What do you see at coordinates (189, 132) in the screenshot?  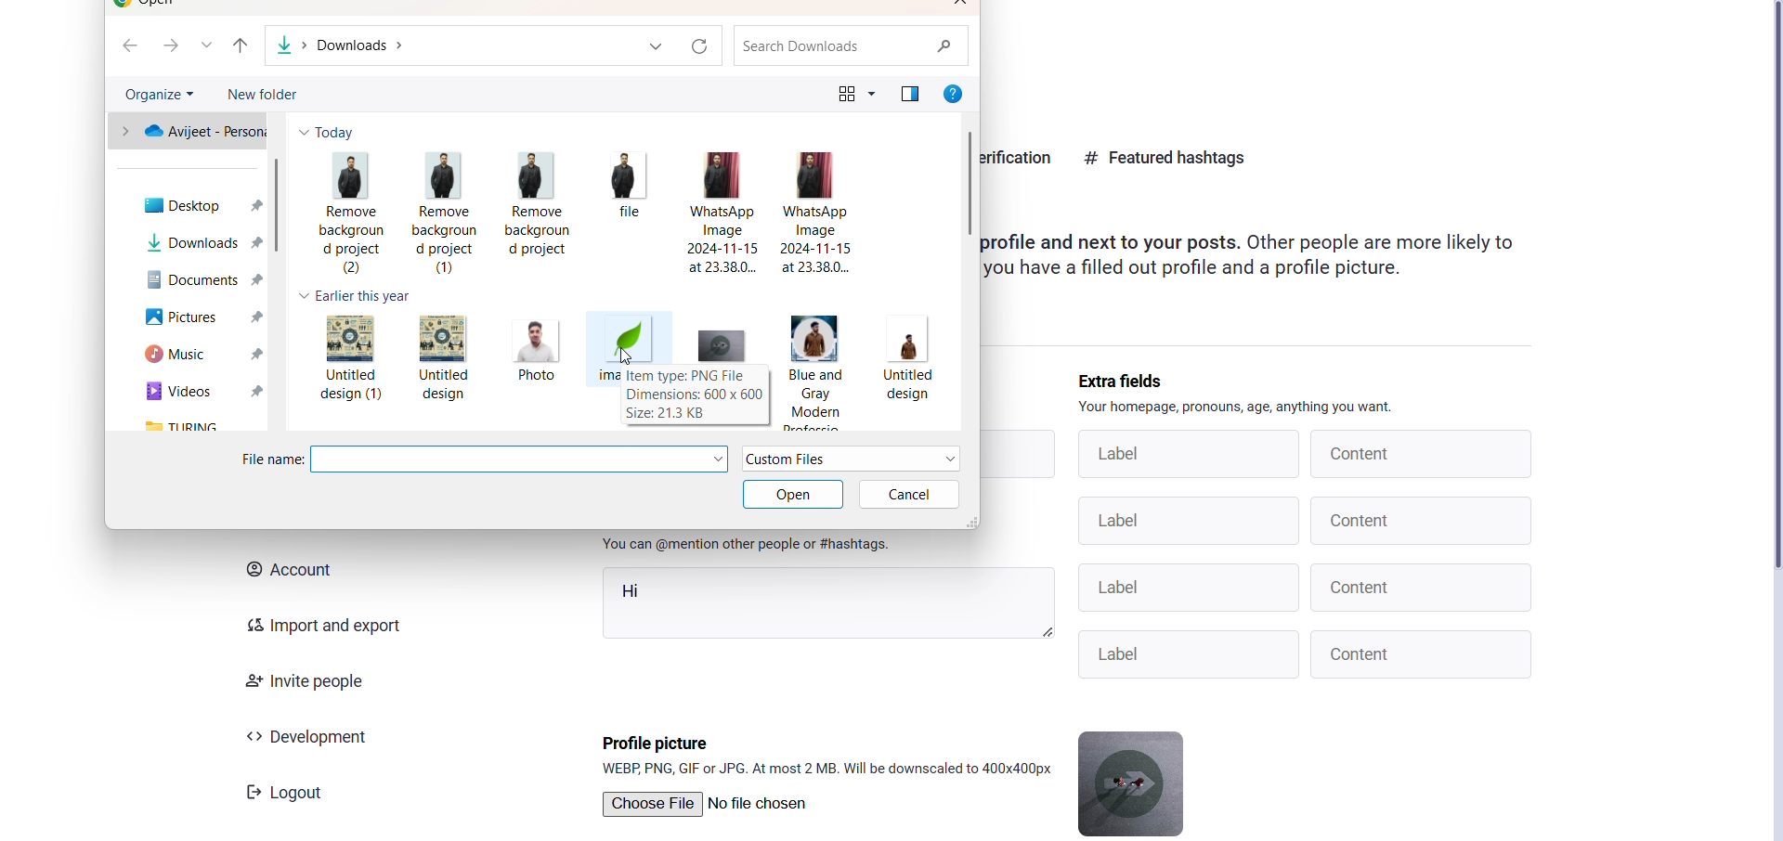 I see `personal` at bounding box center [189, 132].